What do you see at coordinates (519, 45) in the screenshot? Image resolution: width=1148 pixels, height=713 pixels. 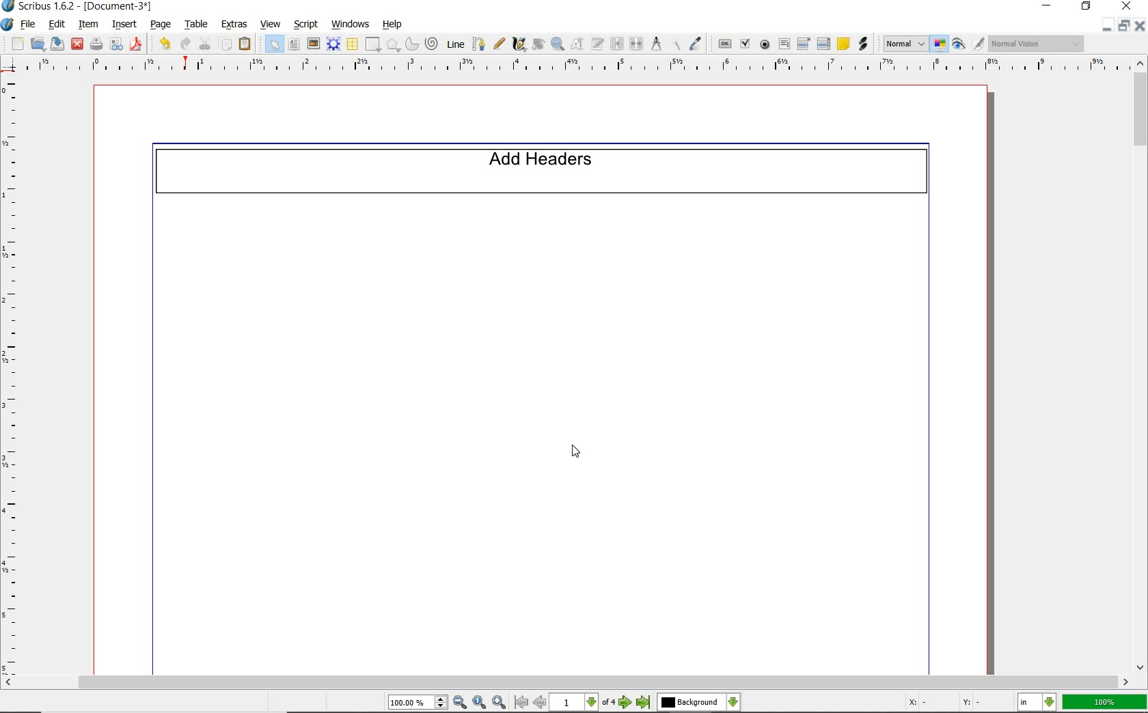 I see `calligraphic line` at bounding box center [519, 45].